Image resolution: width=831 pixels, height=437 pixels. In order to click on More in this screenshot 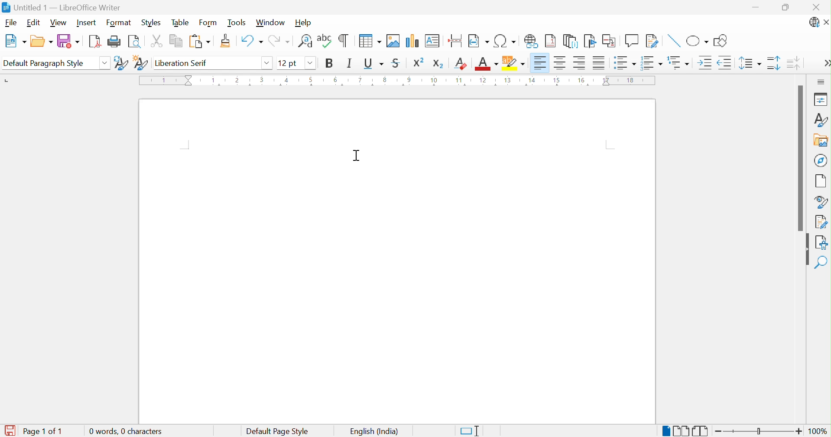, I will do `click(826, 63)`.